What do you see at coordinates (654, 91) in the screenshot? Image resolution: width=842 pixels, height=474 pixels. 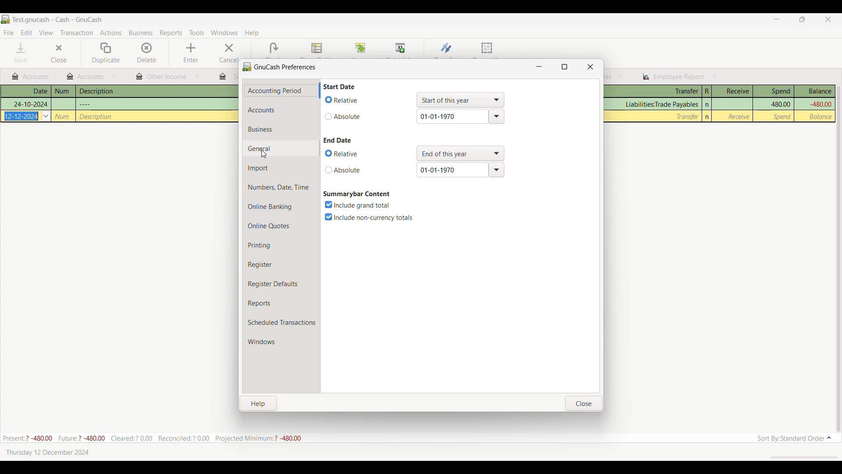 I see `Transfer column` at bounding box center [654, 91].